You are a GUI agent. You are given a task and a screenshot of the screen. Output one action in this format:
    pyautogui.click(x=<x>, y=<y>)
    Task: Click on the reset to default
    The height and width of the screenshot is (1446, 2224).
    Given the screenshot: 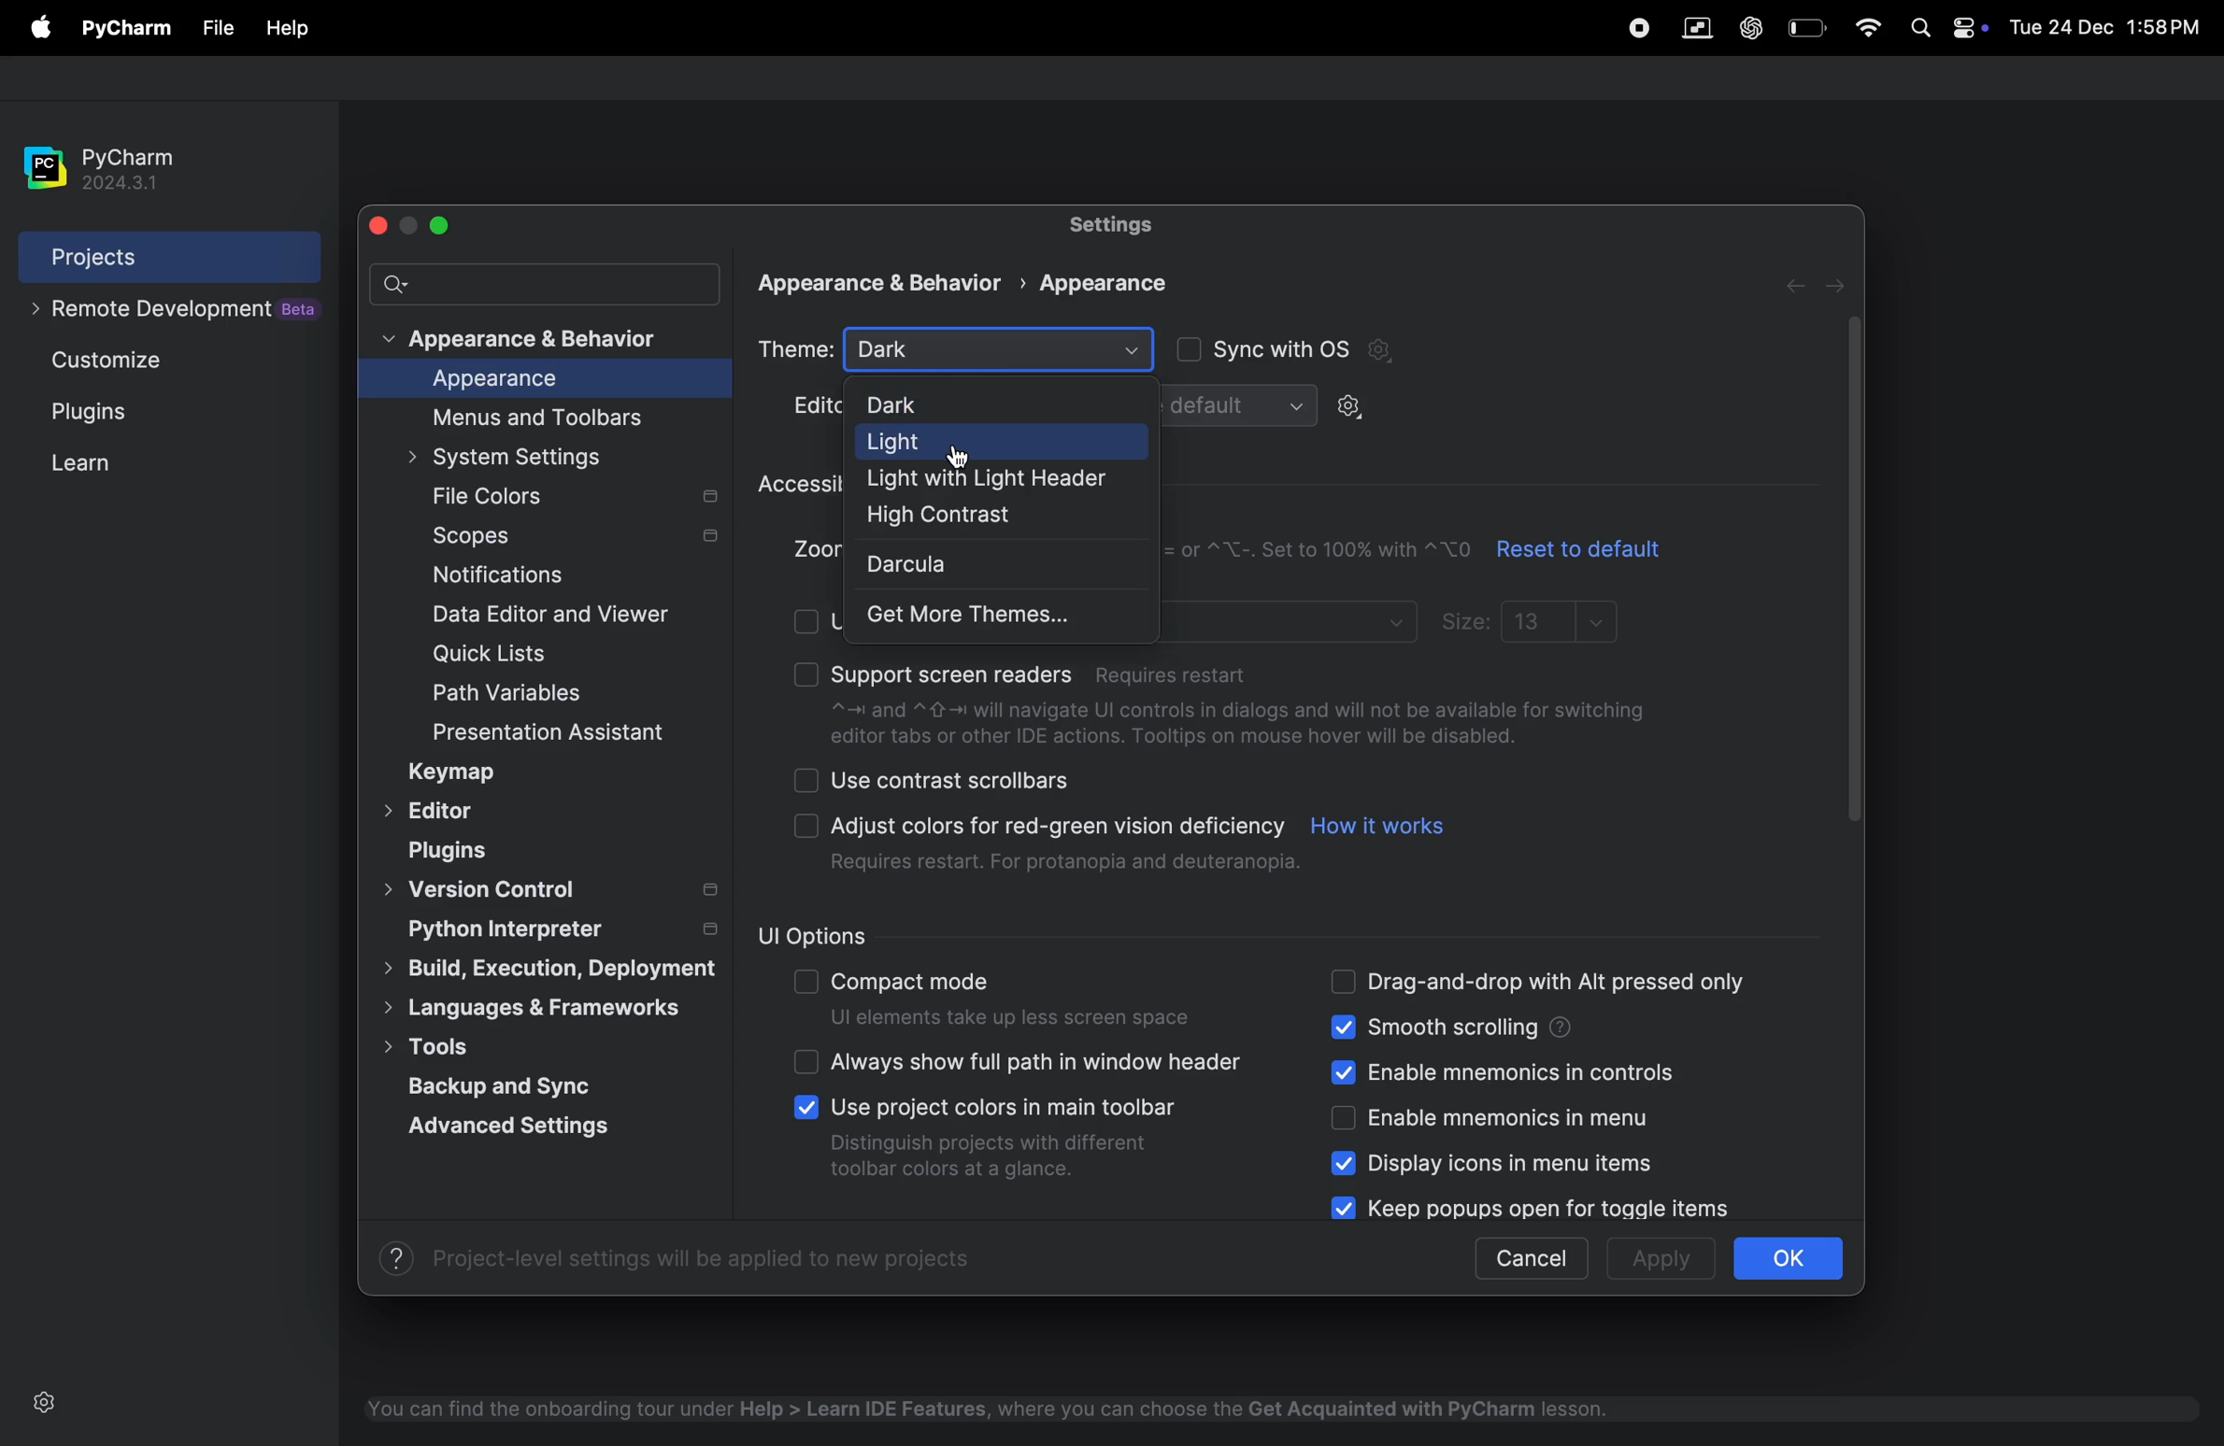 What is the action you would take?
    pyautogui.click(x=1592, y=550)
    